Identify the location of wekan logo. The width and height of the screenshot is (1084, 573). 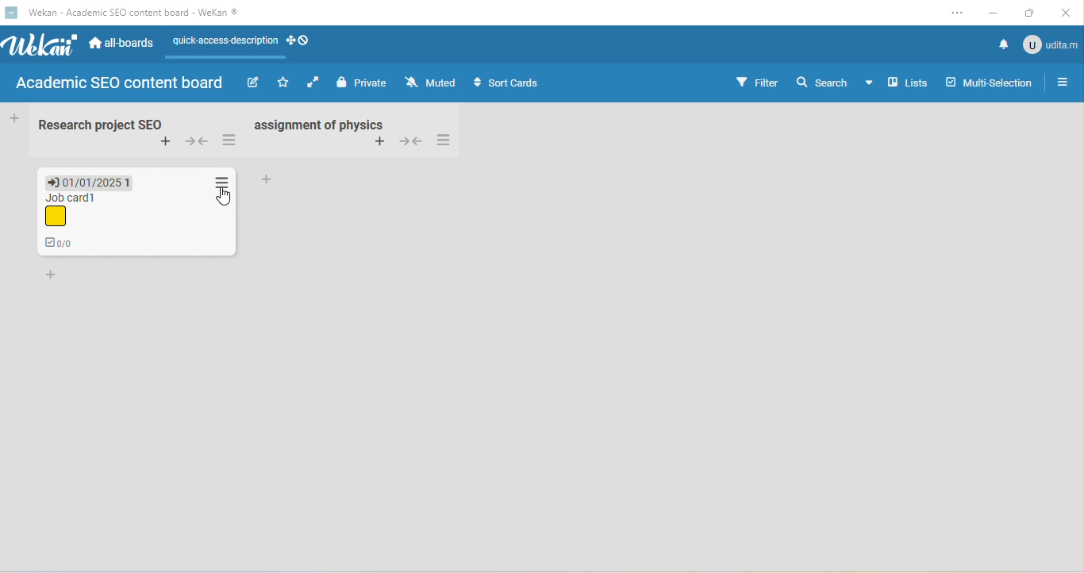
(12, 12).